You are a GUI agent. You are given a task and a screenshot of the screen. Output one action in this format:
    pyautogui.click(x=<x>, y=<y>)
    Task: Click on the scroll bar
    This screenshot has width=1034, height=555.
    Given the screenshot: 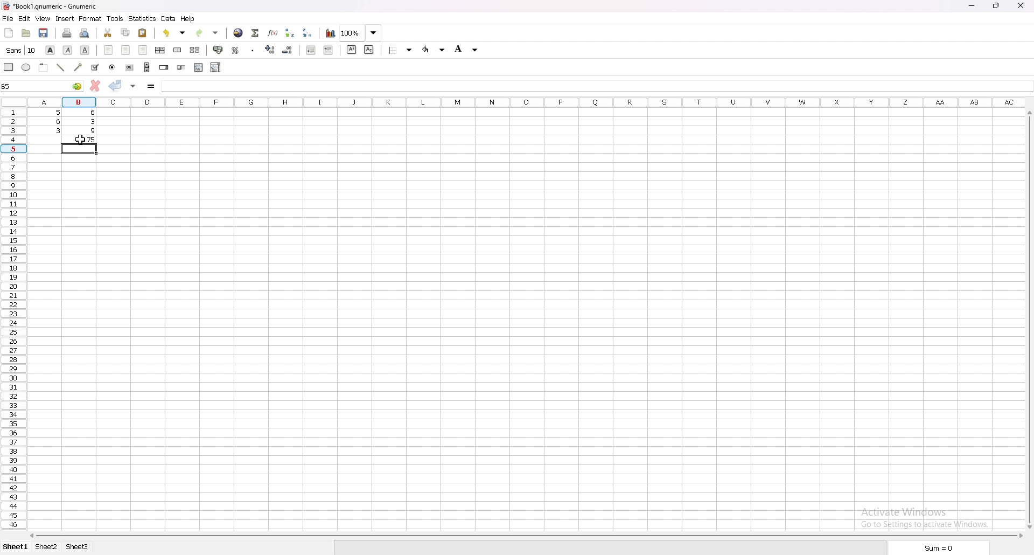 What is the action you would take?
    pyautogui.click(x=1032, y=318)
    